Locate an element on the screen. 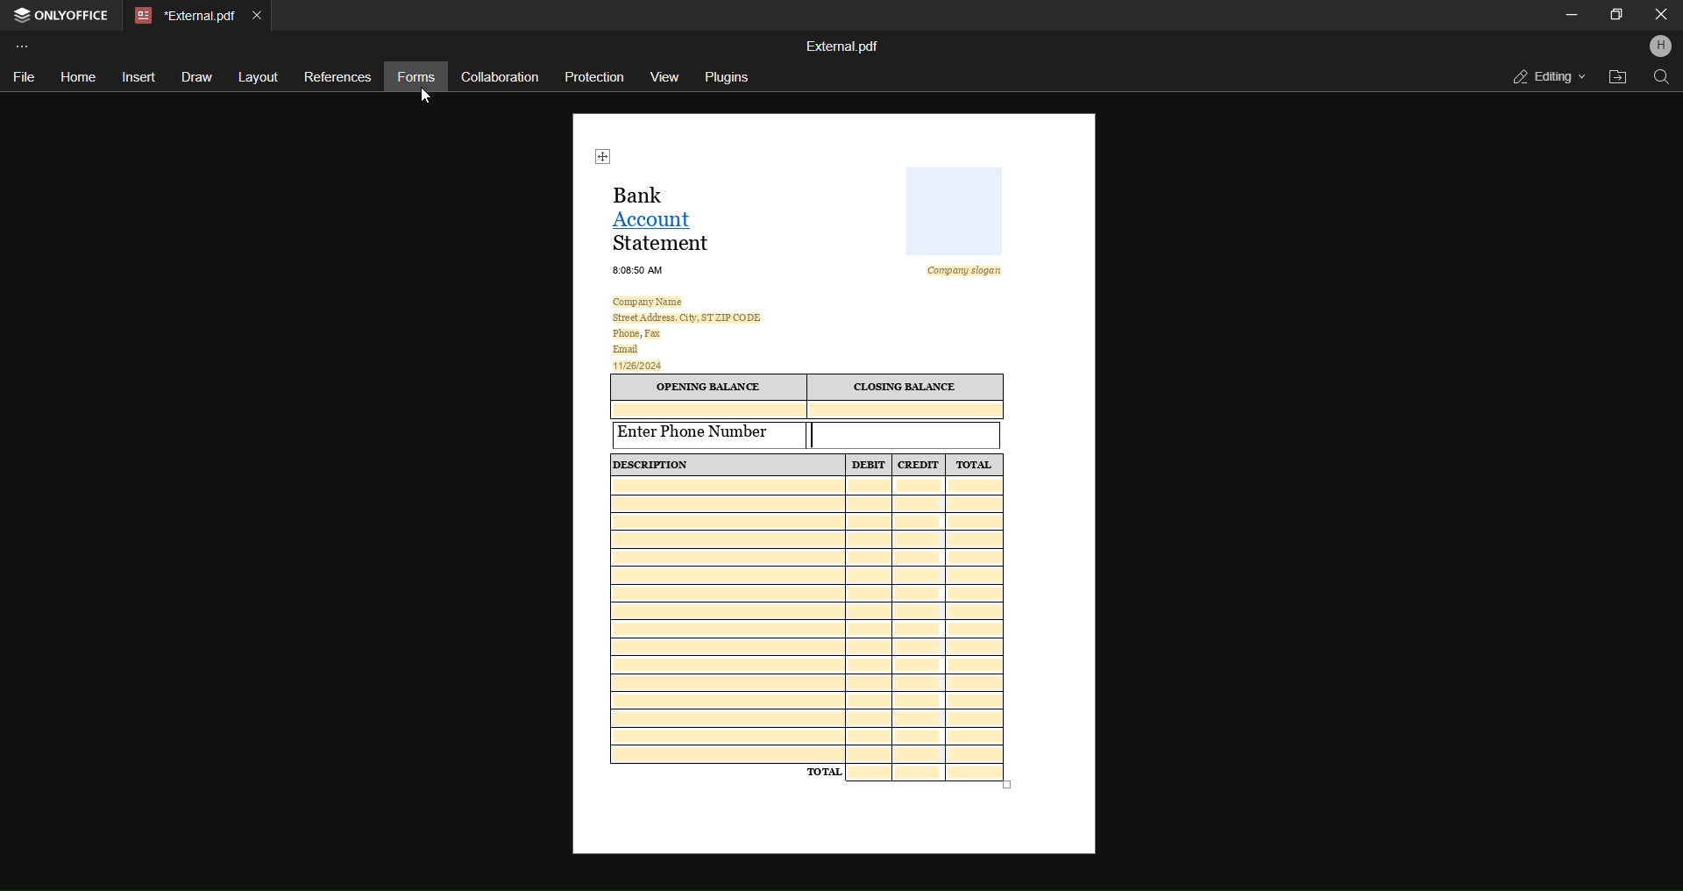 Image resolution: width=1683 pixels, height=891 pixels. insert is located at coordinates (138, 75).